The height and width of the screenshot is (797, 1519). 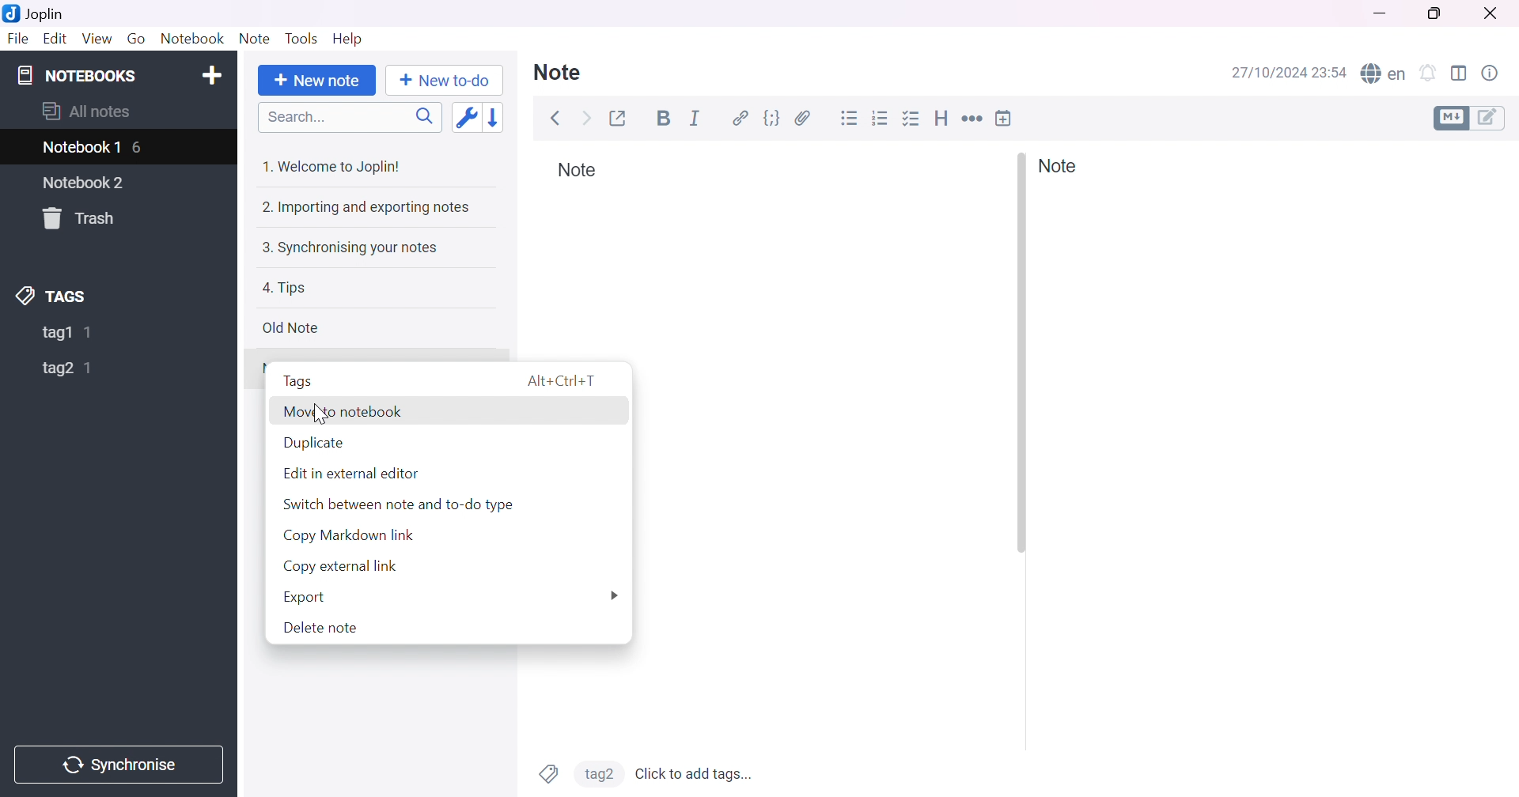 What do you see at coordinates (314, 443) in the screenshot?
I see `Duplicate` at bounding box center [314, 443].